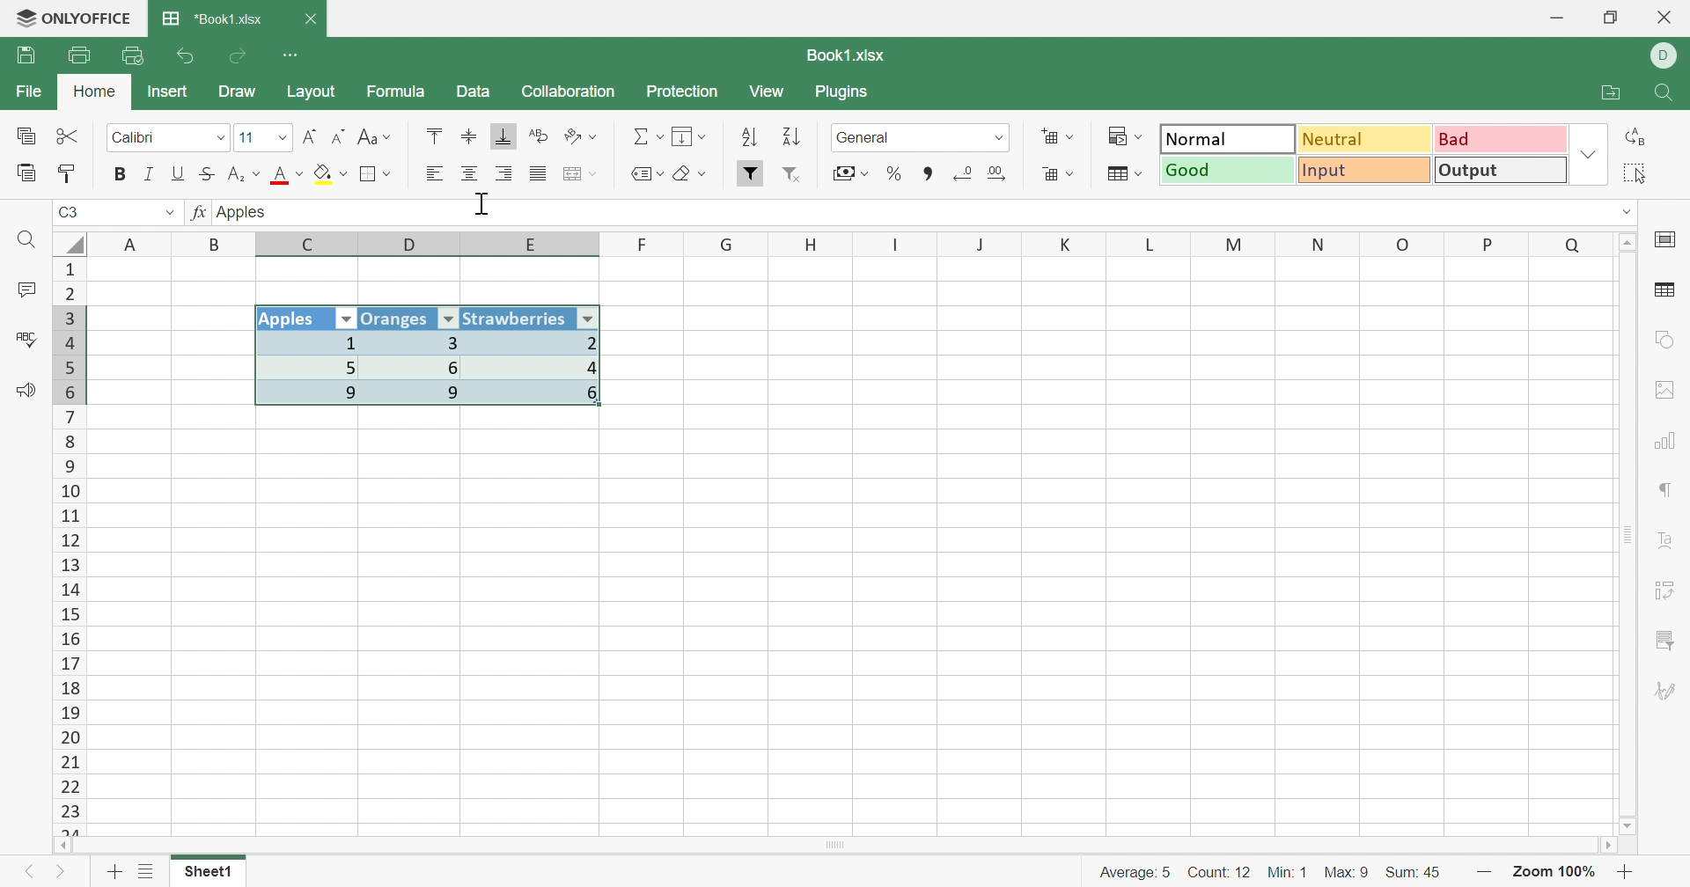  Describe the element at coordinates (789, 139) in the screenshot. I see `Descending order` at that location.